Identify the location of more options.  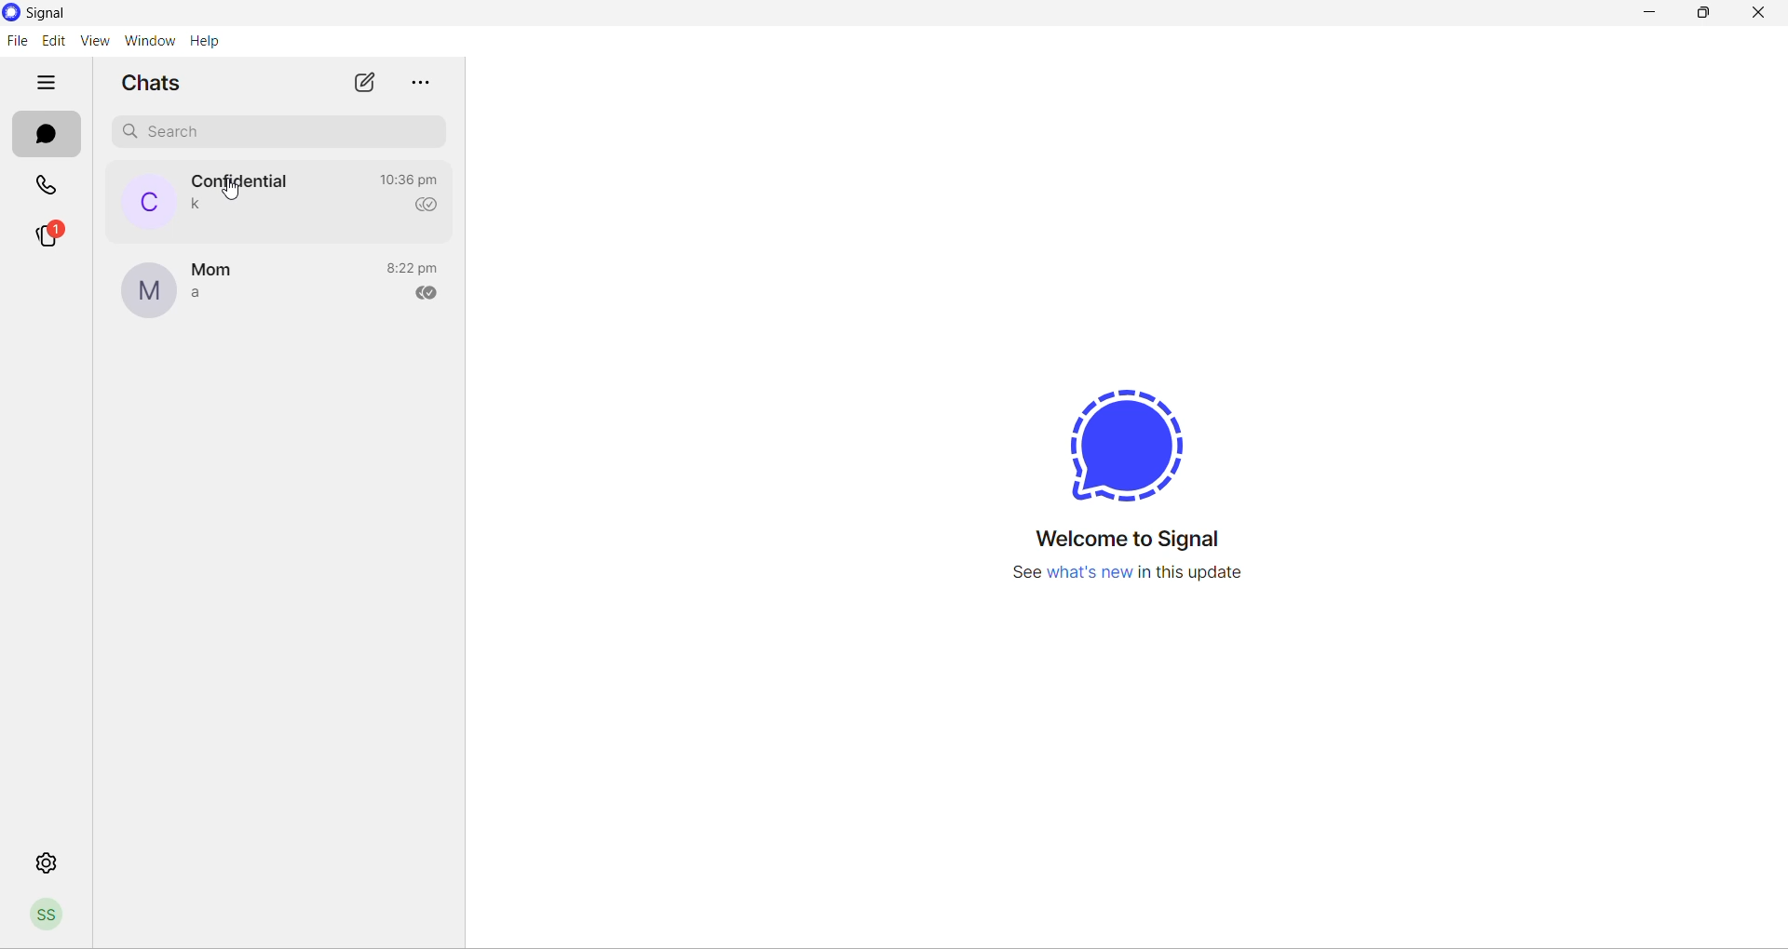
(420, 82).